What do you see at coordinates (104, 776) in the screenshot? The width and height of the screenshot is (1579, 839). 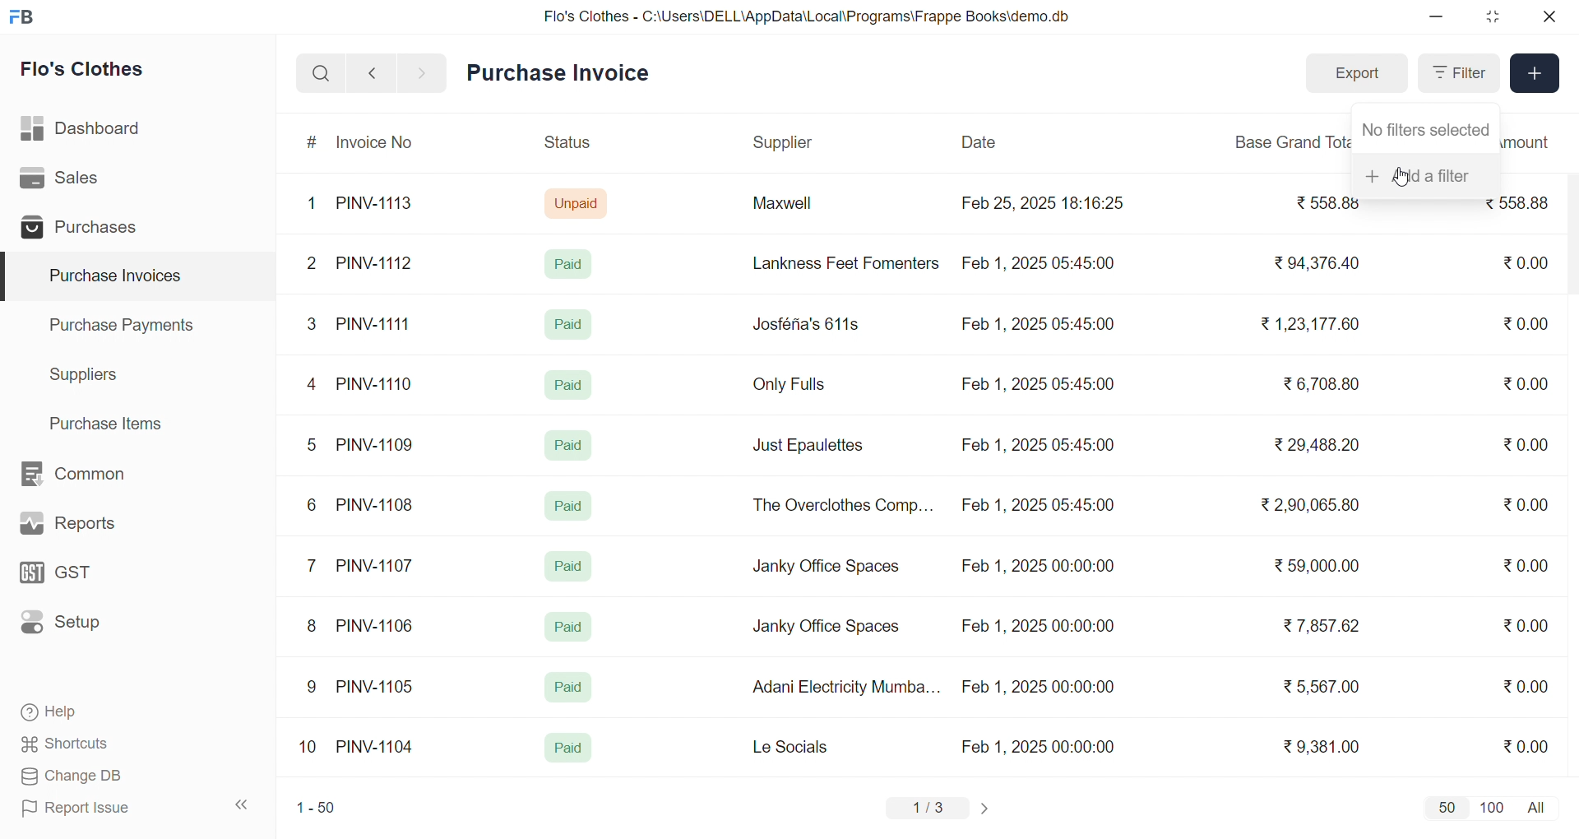 I see `Change DB` at bounding box center [104, 776].